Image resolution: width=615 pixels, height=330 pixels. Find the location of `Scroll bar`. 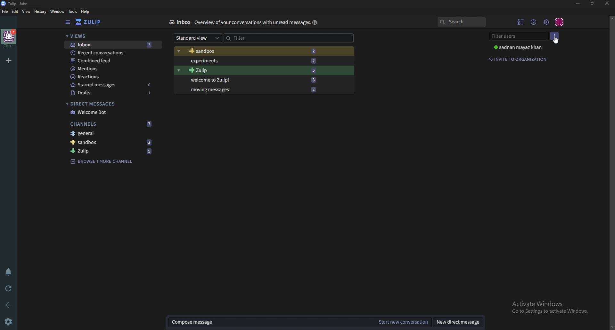

Scroll bar is located at coordinates (611, 172).